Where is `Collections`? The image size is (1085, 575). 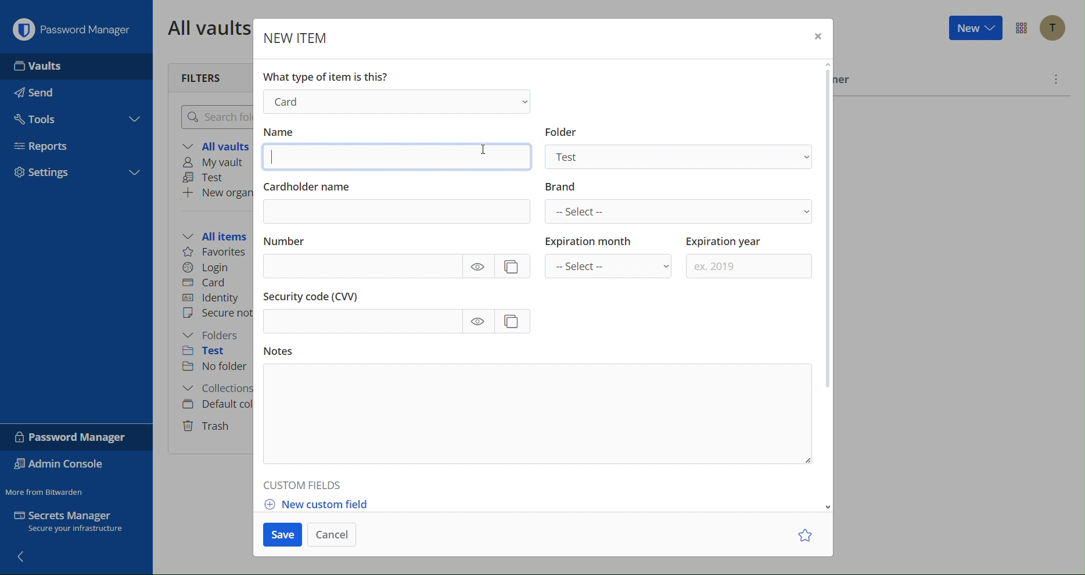 Collections is located at coordinates (218, 386).